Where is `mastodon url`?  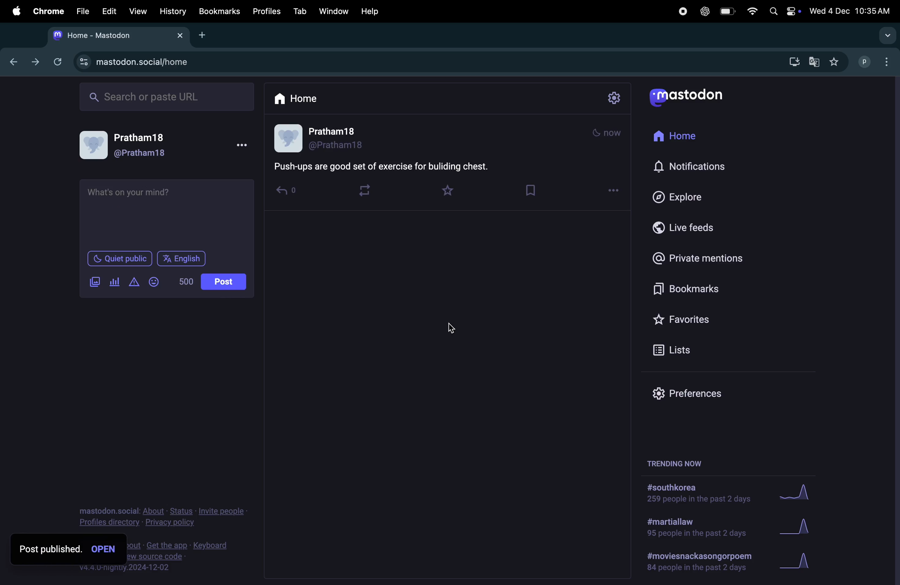
mastodon url is located at coordinates (138, 62).